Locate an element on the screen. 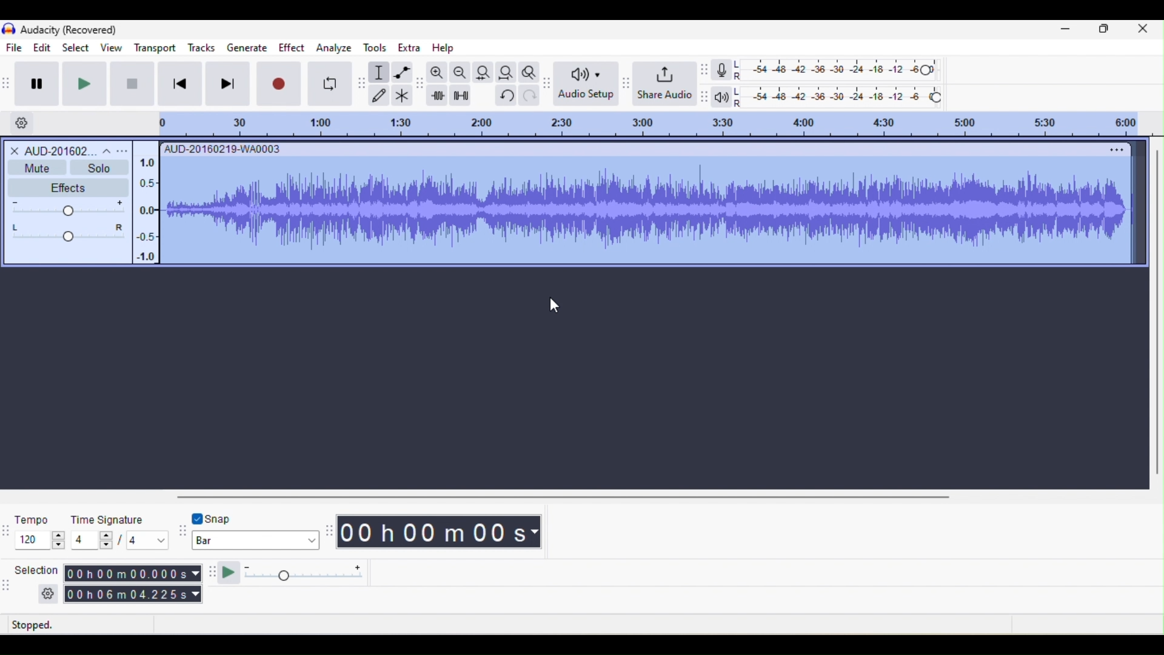 This screenshot has height=655, width=1164. Tracks is located at coordinates (202, 46).